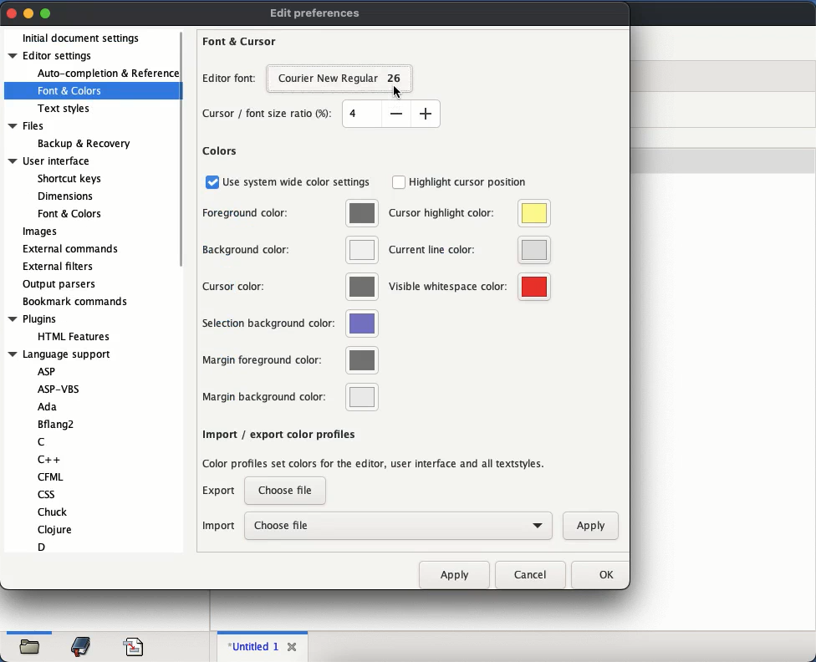  Describe the element at coordinates (602, 576) in the screenshot. I see `ok` at that location.